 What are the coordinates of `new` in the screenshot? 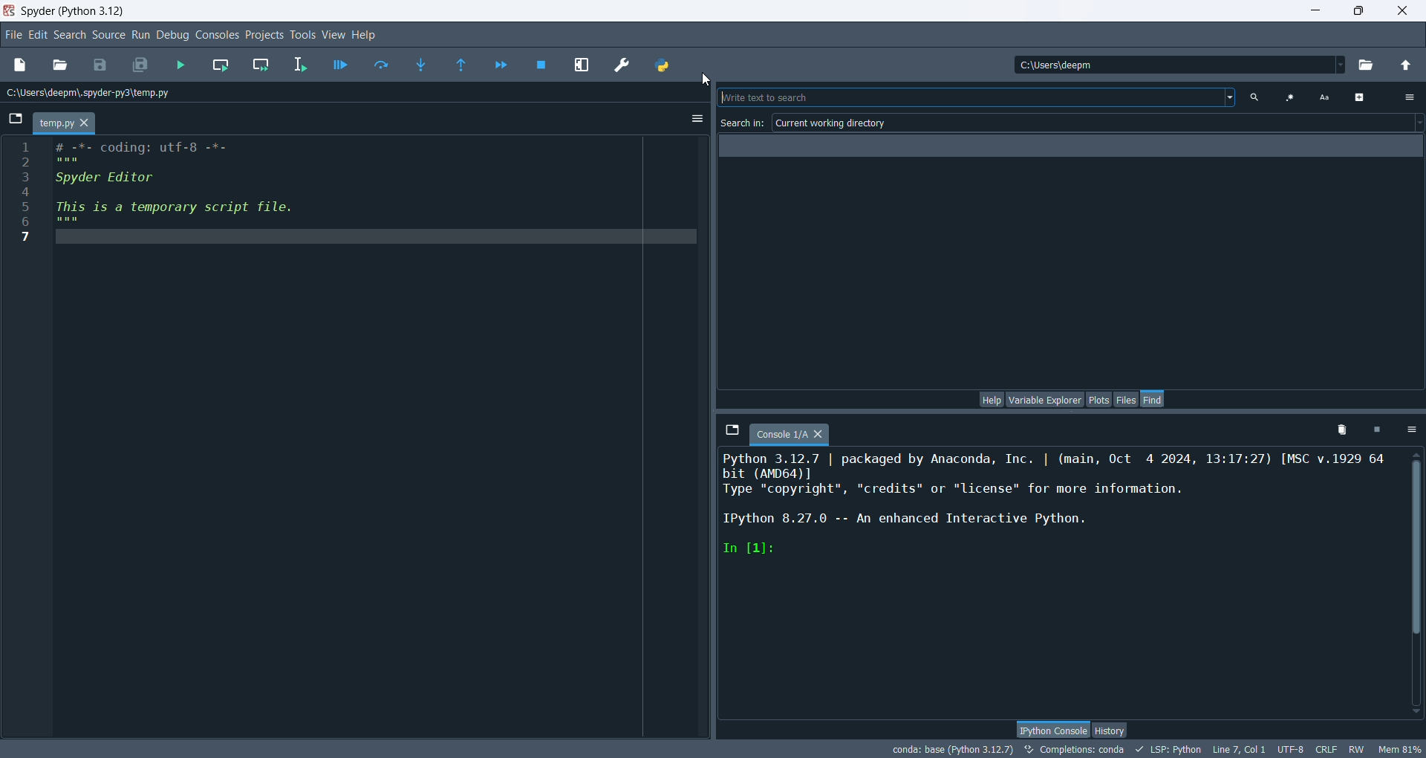 It's located at (19, 67).